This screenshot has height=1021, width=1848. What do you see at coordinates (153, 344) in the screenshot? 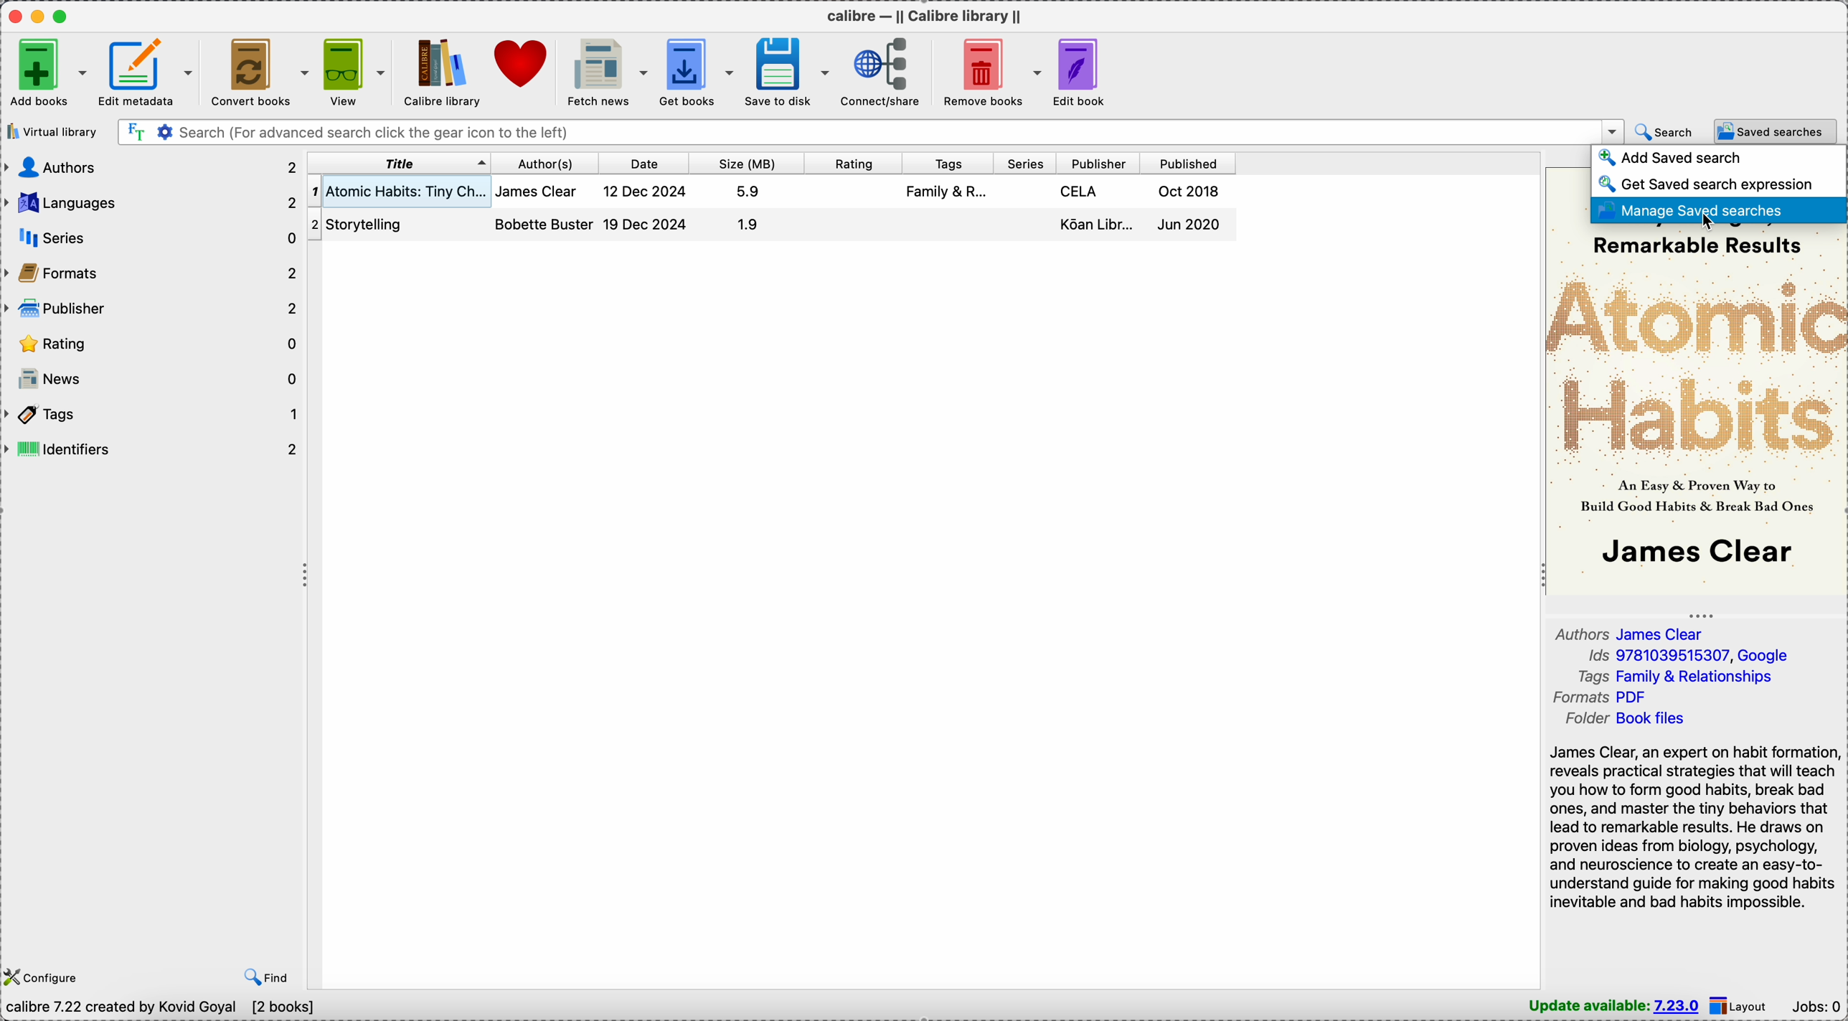
I see `rating` at bounding box center [153, 344].